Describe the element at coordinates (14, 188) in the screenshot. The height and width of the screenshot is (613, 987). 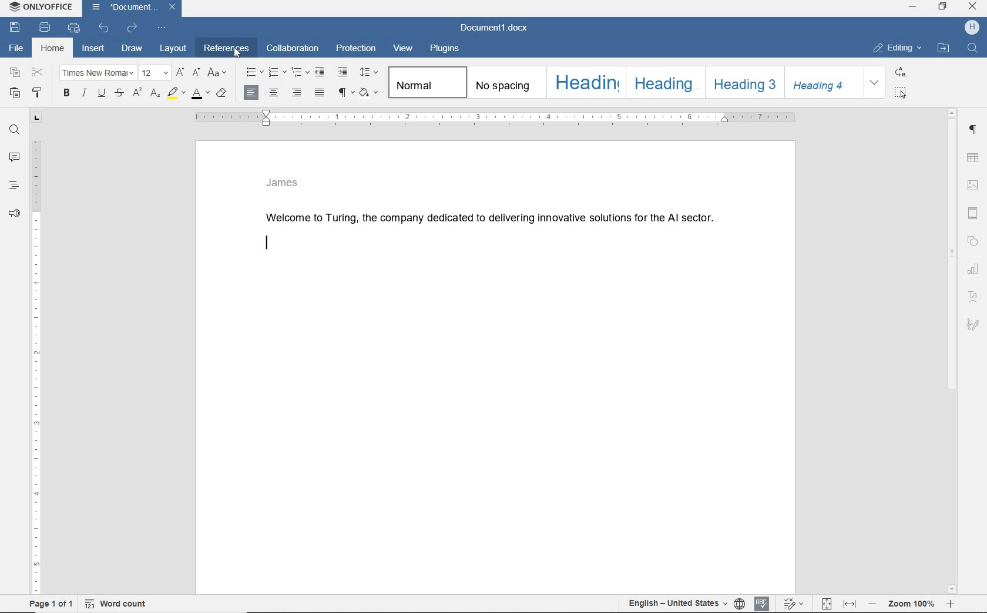
I see `headings` at that location.